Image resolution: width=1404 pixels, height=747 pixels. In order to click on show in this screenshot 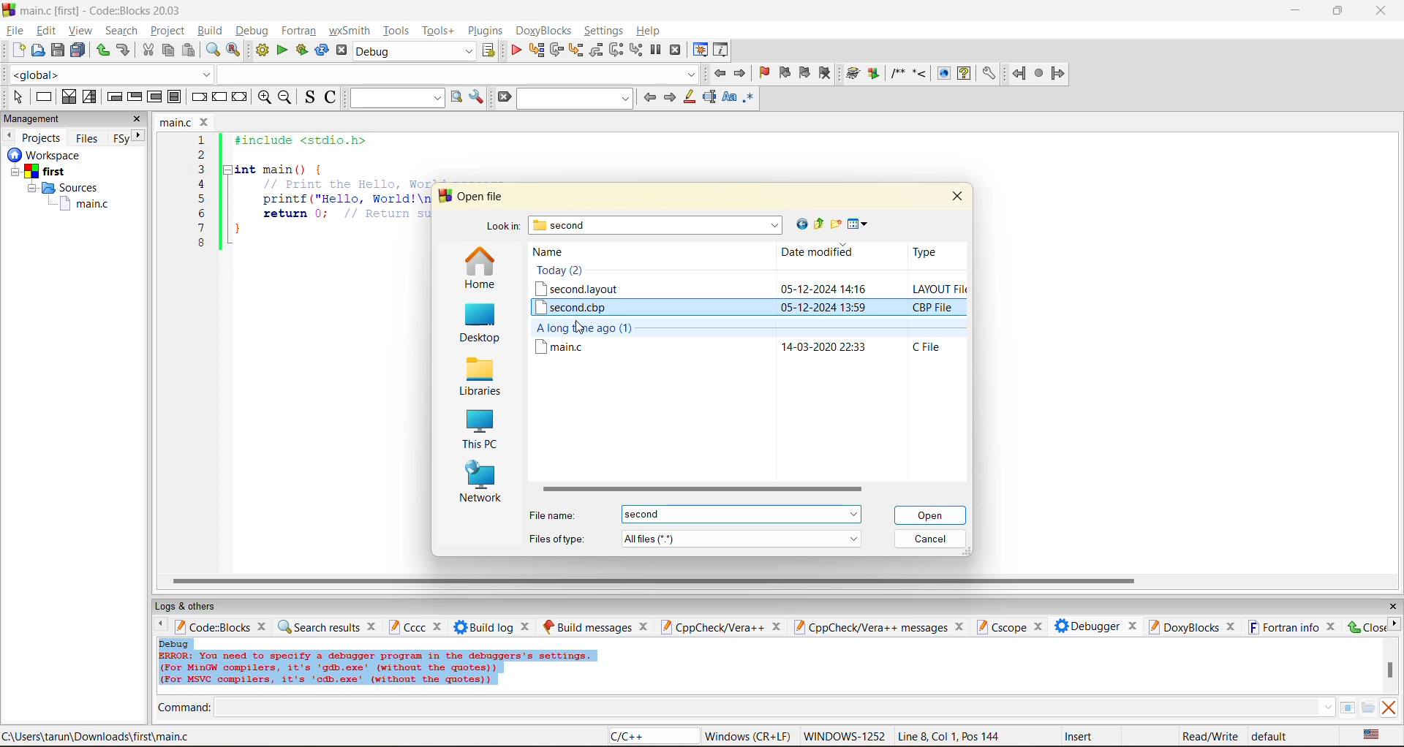, I will do `click(942, 73)`.